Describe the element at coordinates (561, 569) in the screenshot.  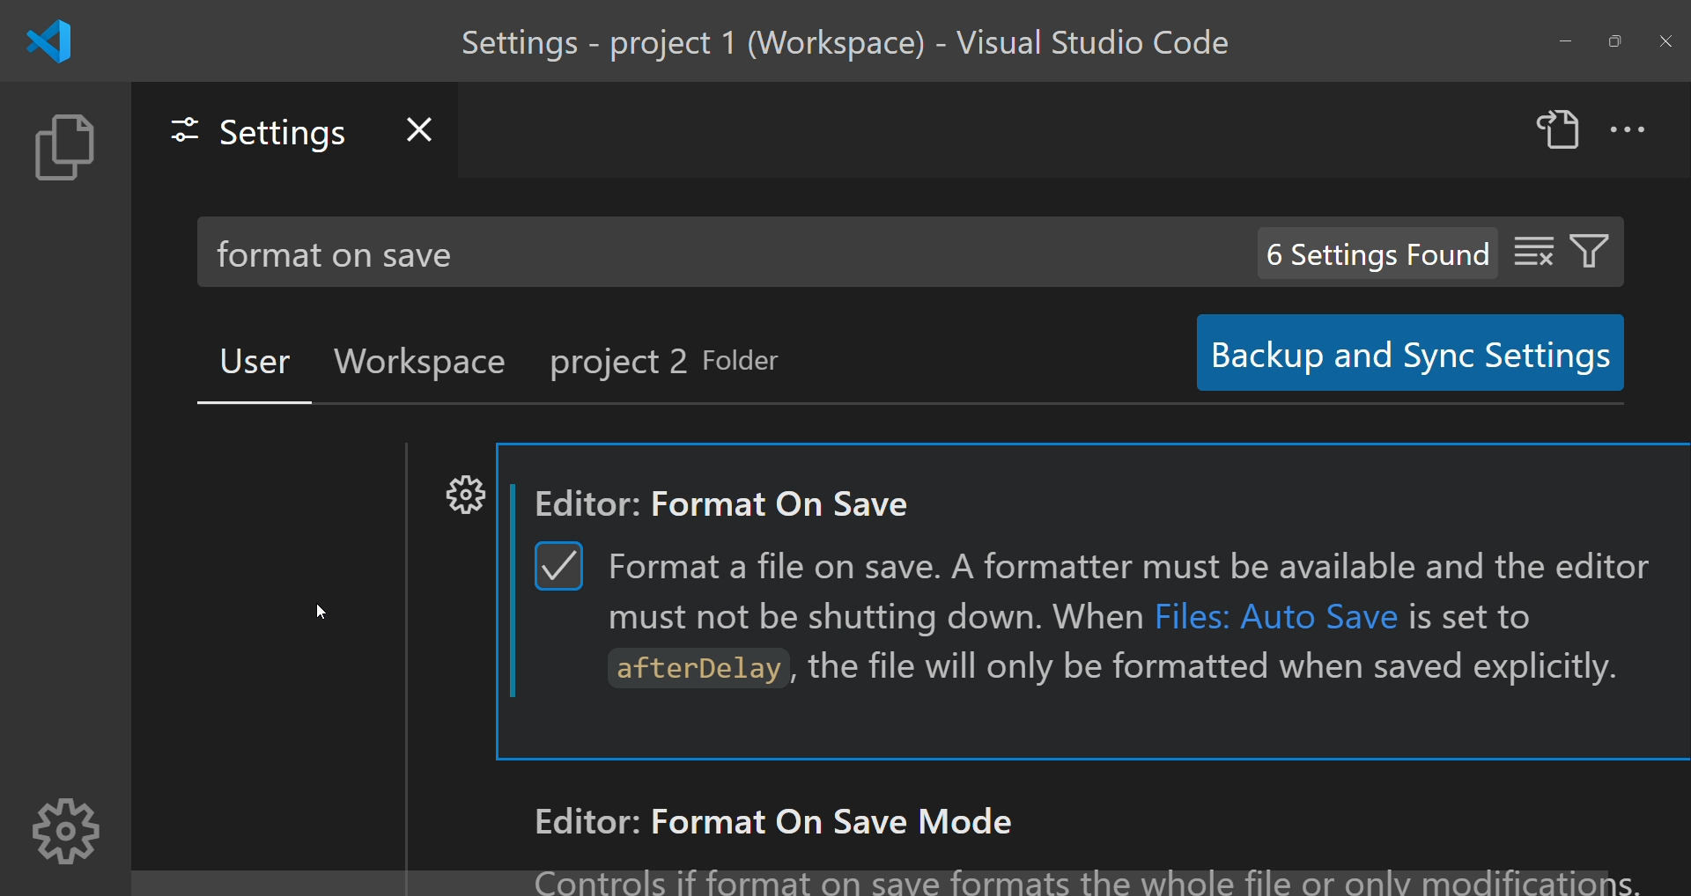
I see `checkbox` at that location.